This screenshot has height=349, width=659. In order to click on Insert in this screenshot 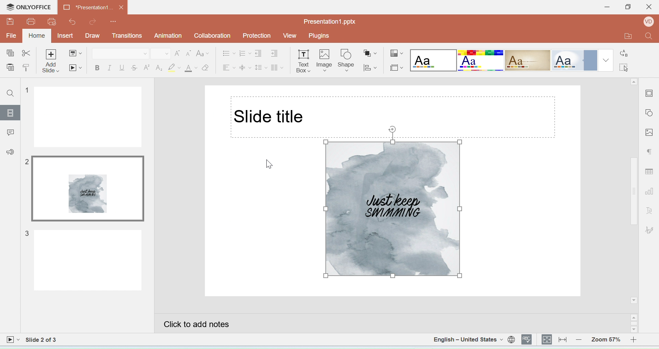, I will do `click(67, 36)`.